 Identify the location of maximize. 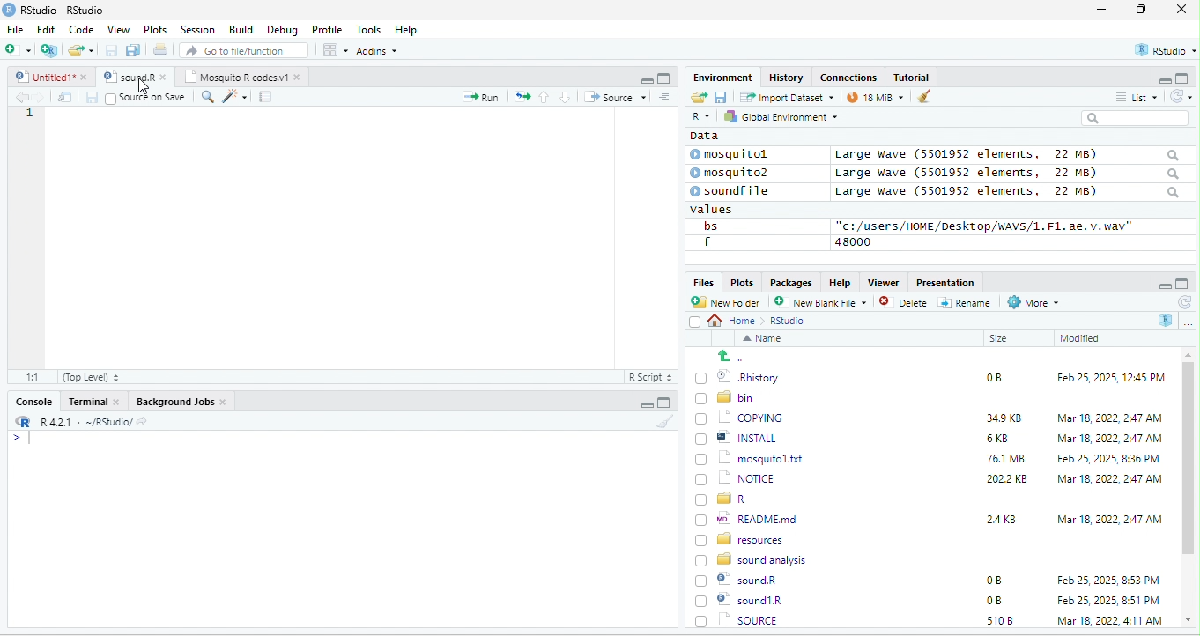
(1184, 78).